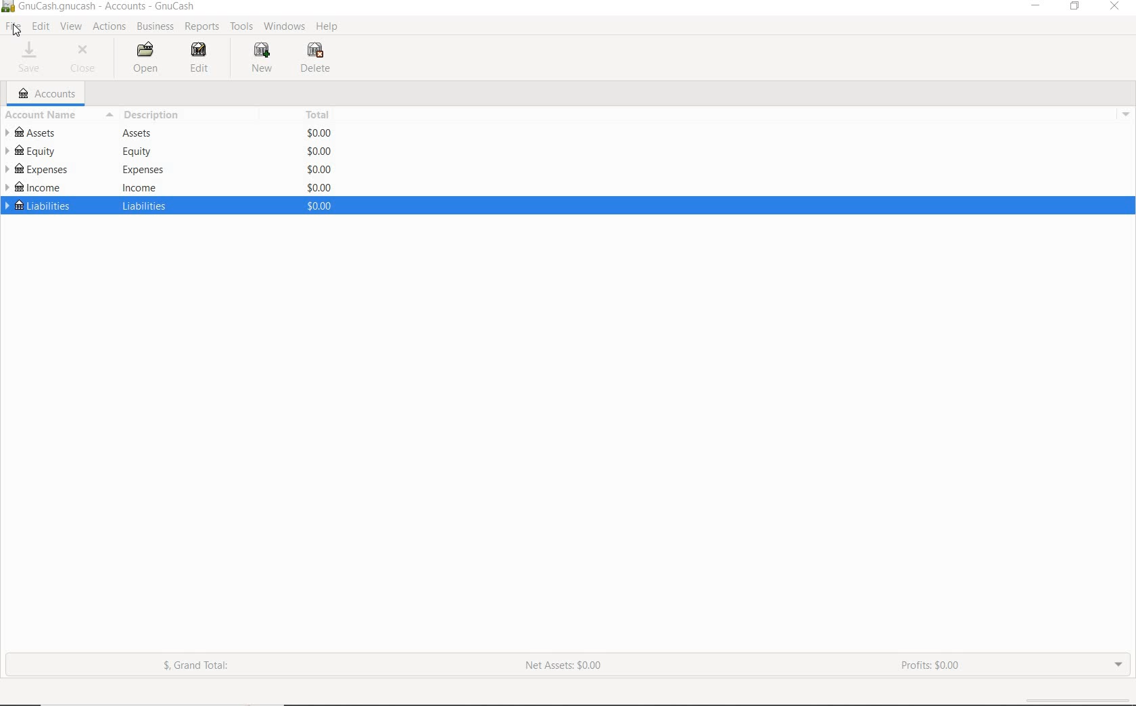 The image size is (1136, 706). I want to click on WINDOWS, so click(283, 27).